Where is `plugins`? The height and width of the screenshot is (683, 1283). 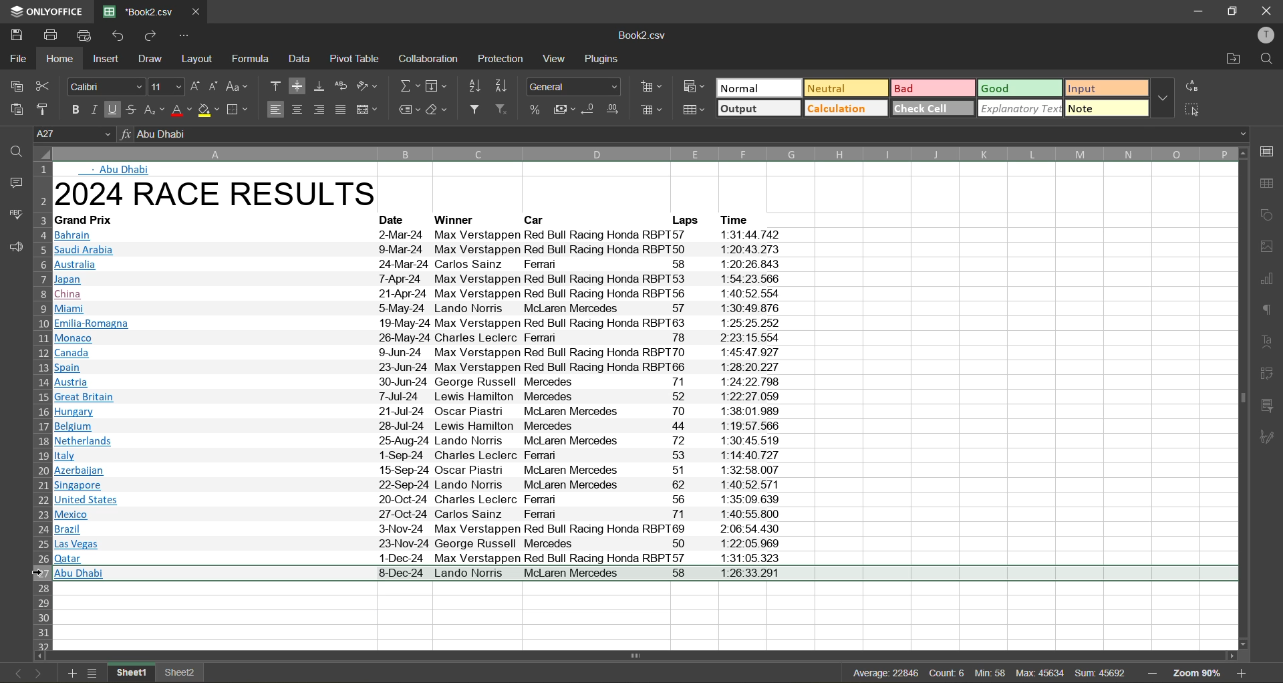
plugins is located at coordinates (604, 59).